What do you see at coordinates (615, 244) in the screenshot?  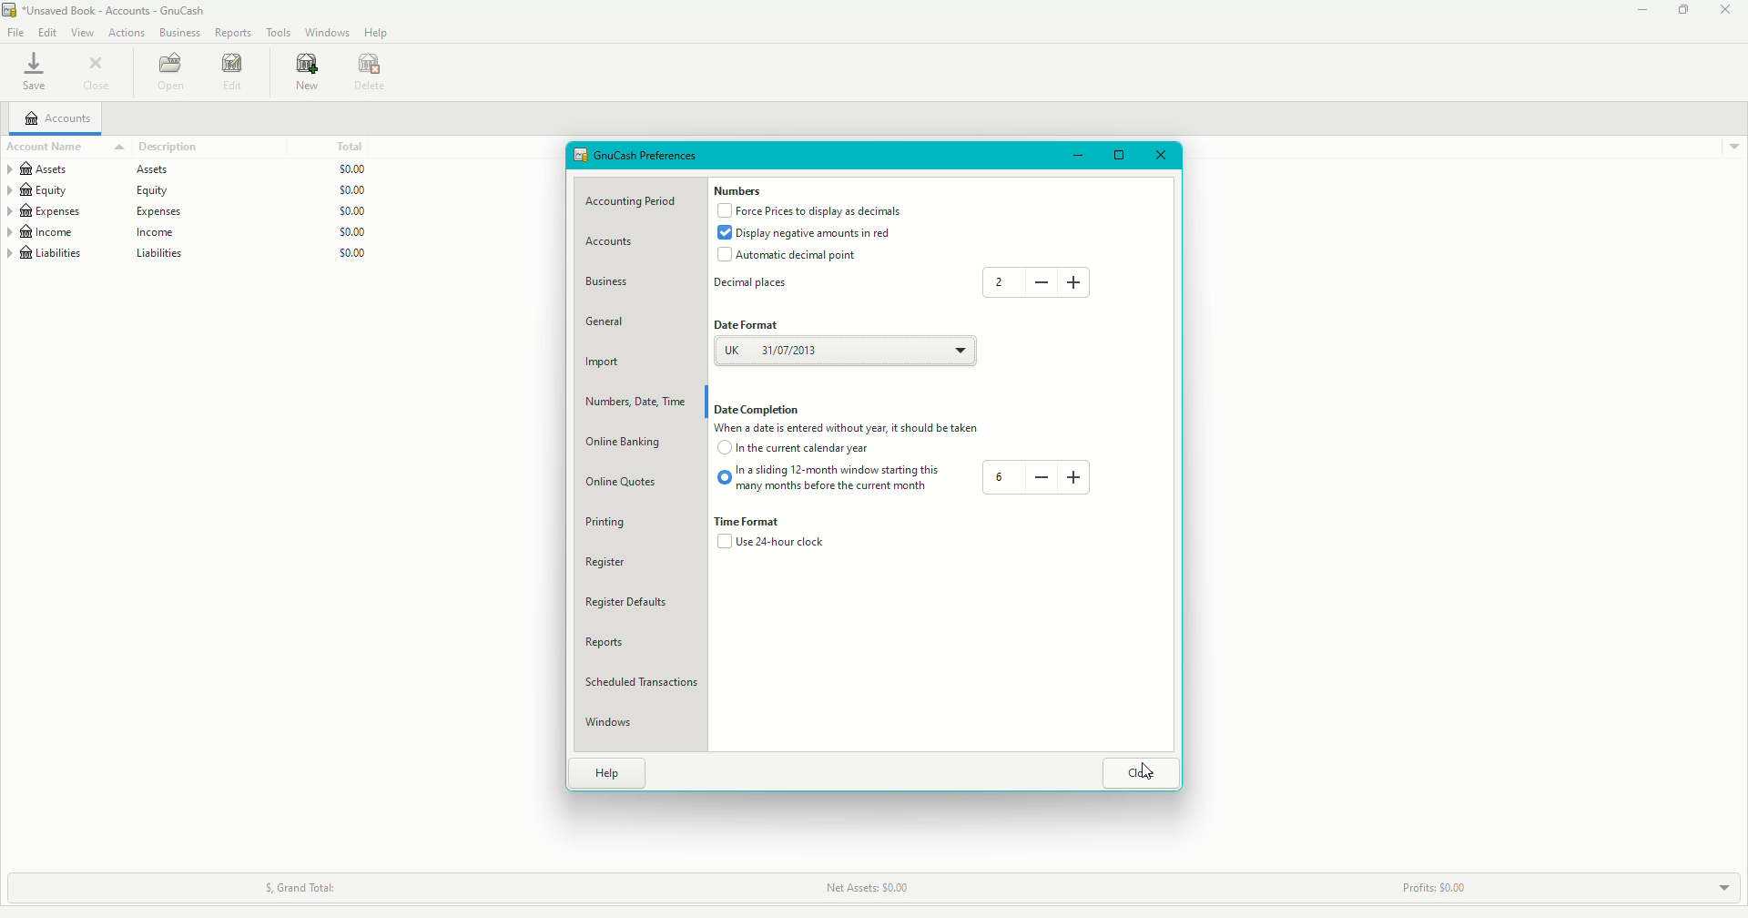 I see `Accounts` at bounding box center [615, 244].